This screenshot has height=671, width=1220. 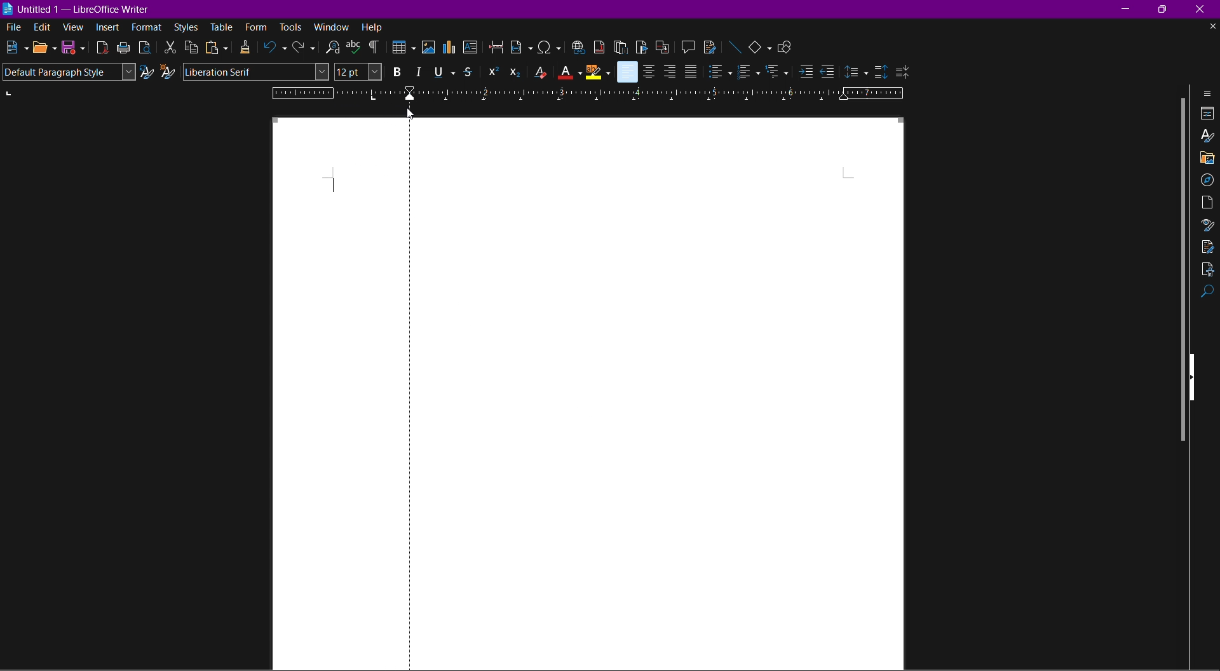 What do you see at coordinates (41, 27) in the screenshot?
I see `edit` at bounding box center [41, 27].